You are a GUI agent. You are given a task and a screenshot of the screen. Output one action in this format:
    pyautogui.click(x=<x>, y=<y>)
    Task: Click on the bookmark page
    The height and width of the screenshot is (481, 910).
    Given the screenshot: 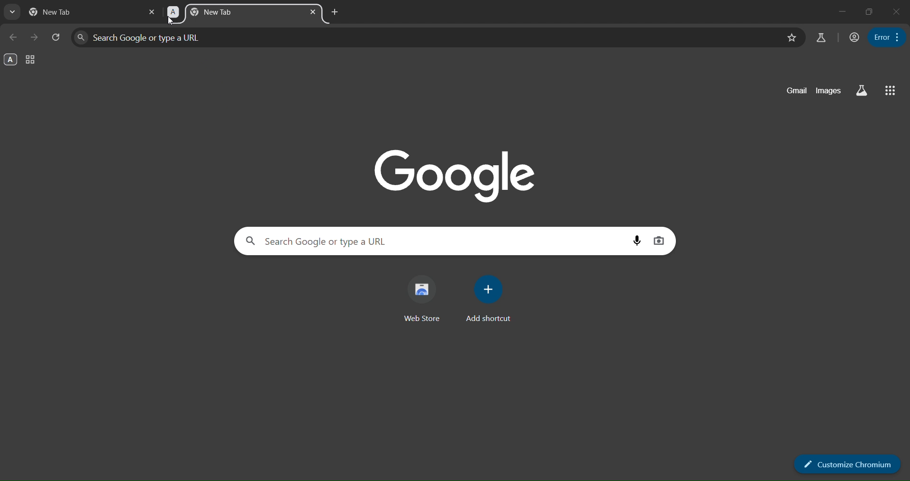 What is the action you would take?
    pyautogui.click(x=790, y=37)
    